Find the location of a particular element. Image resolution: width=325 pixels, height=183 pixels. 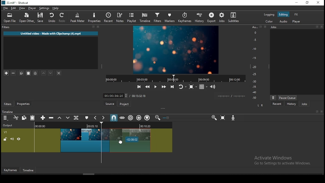

fx is located at coordinates (296, 15).